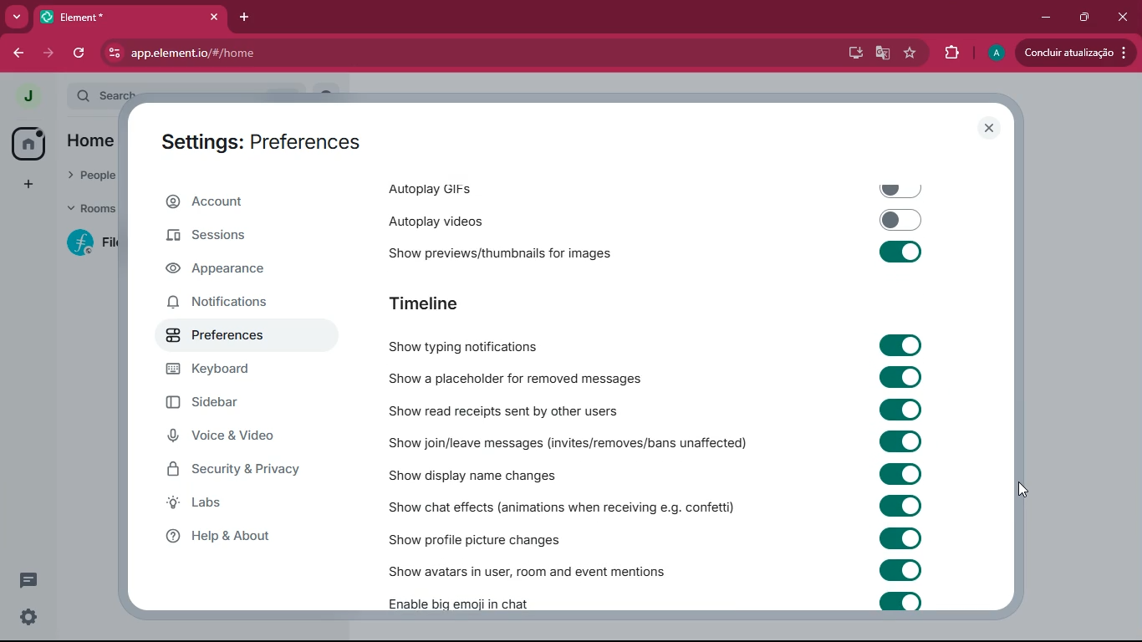  What do you see at coordinates (1019, 489) in the screenshot?
I see `cursor` at bounding box center [1019, 489].